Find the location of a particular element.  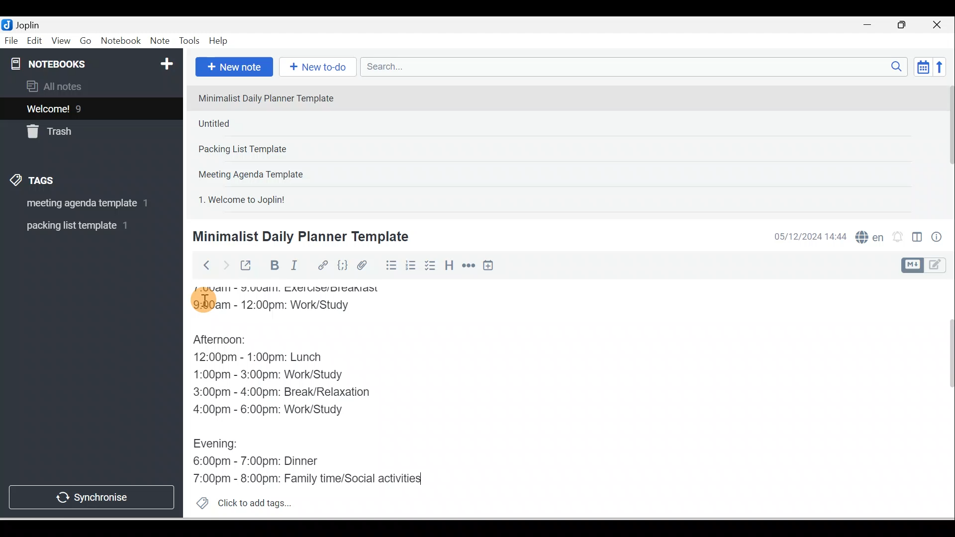

Evening: is located at coordinates (222, 445).